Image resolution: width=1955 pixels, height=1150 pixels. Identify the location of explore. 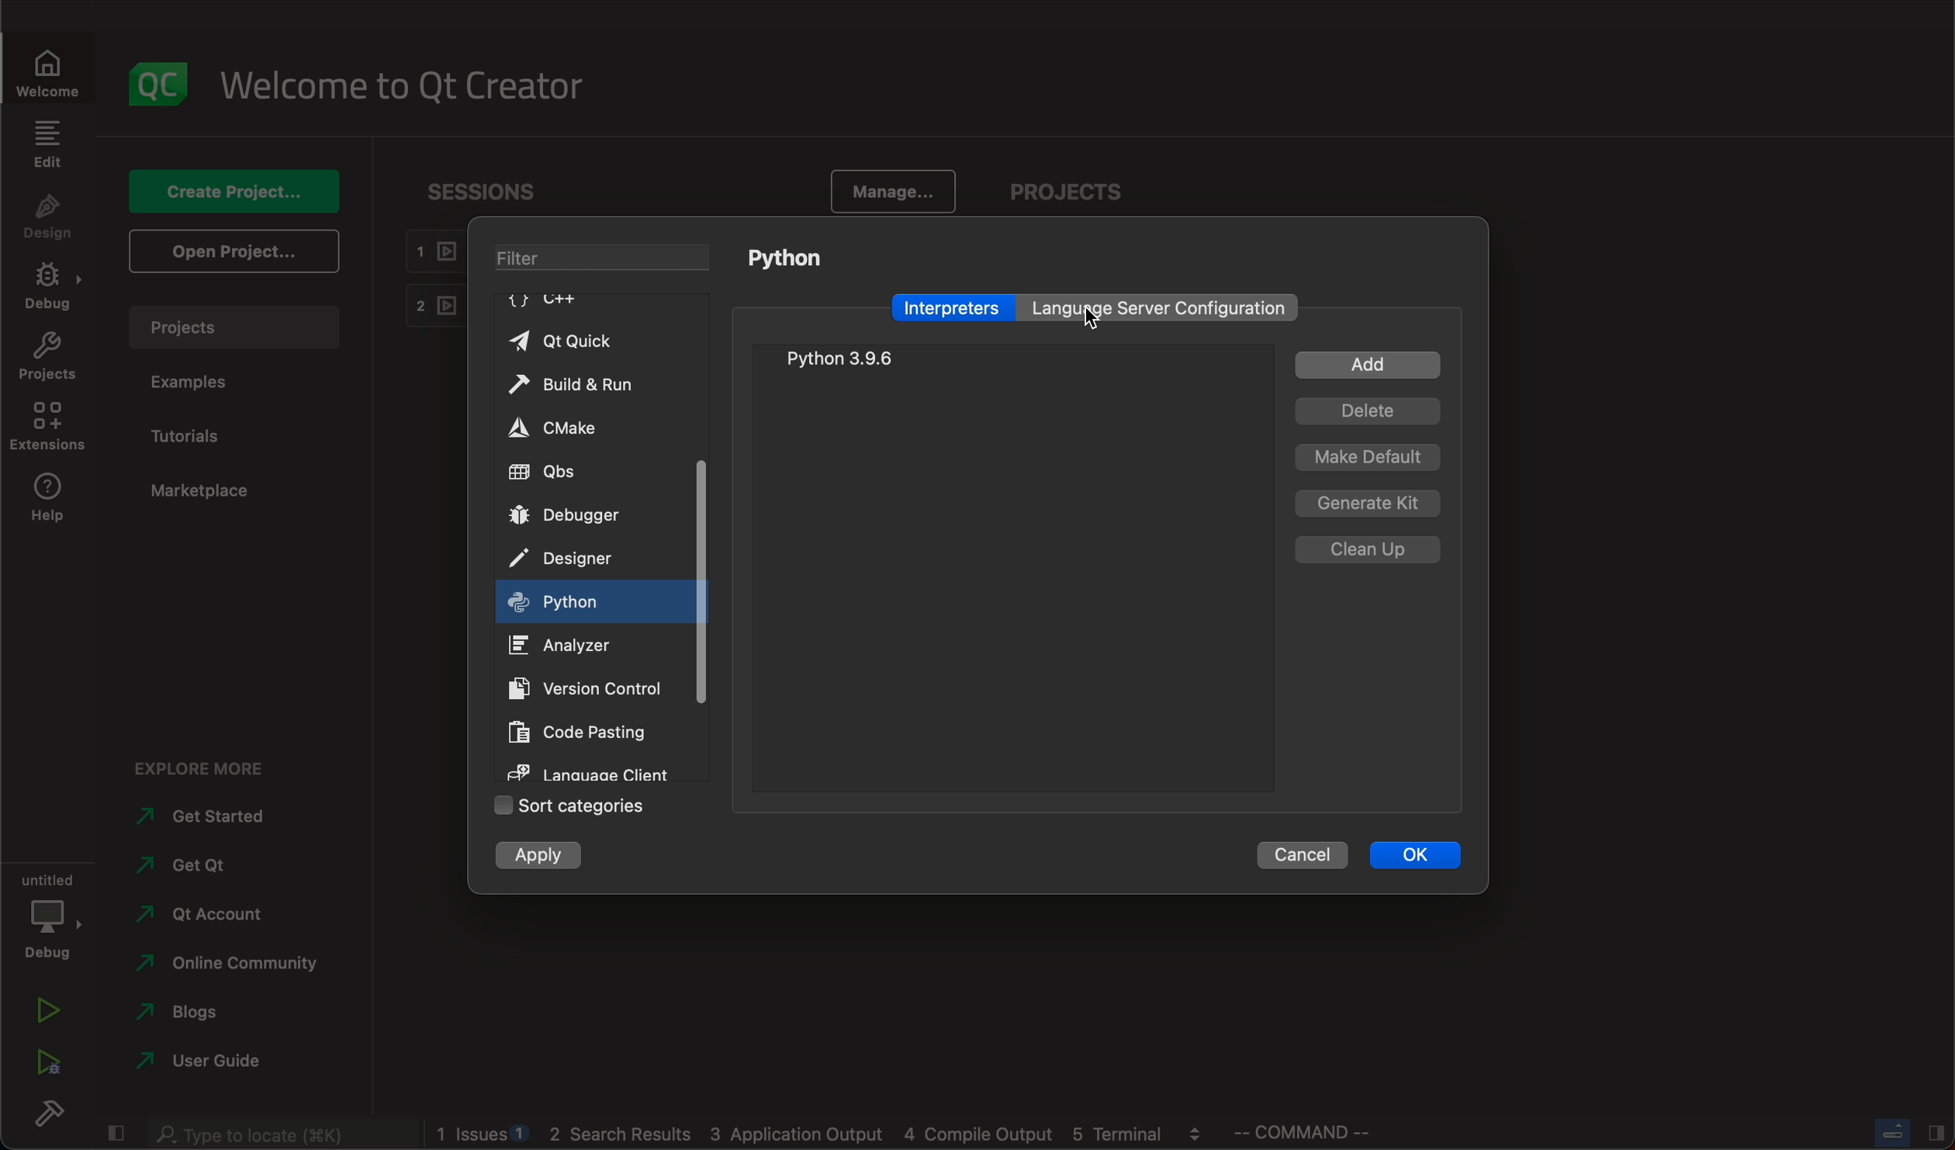
(201, 771).